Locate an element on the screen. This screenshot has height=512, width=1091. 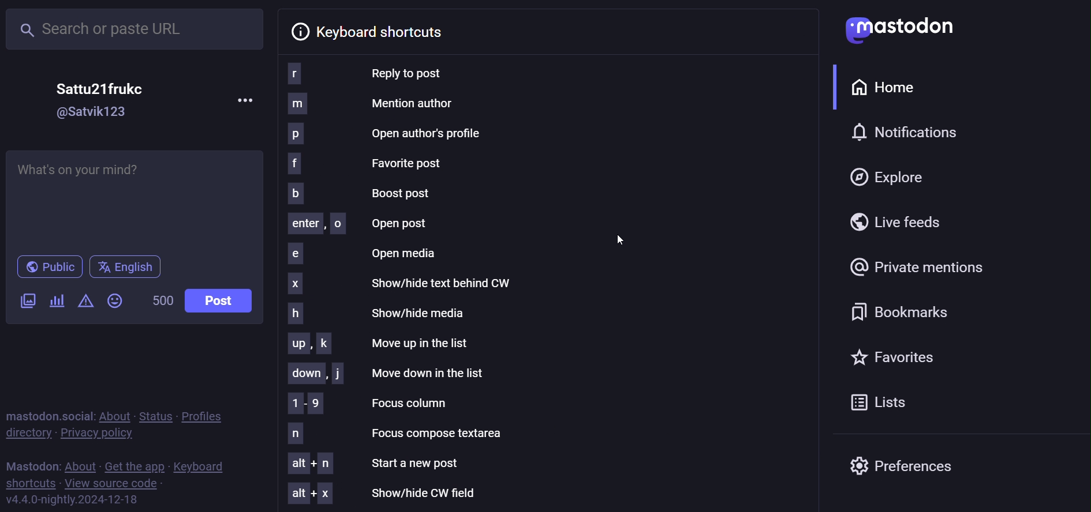
mention author is located at coordinates (372, 104).